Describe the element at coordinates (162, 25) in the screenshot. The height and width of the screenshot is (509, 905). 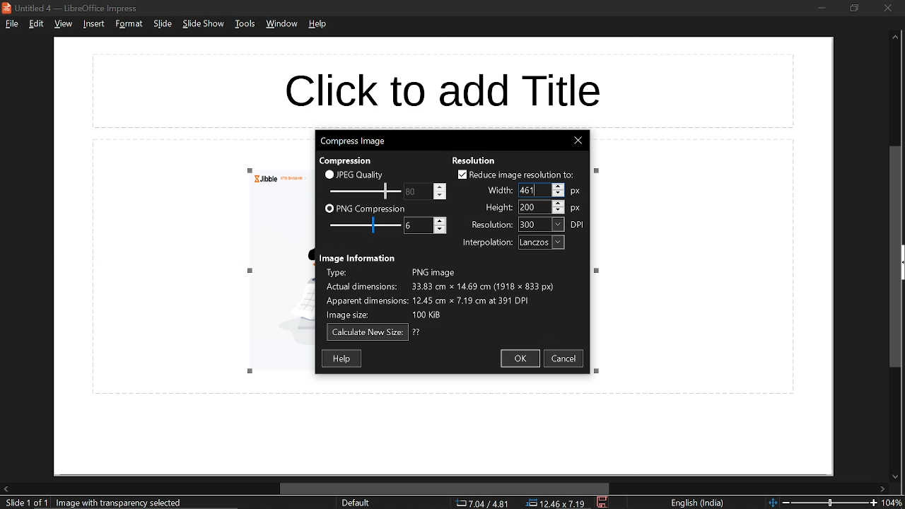
I see `slide` at that location.